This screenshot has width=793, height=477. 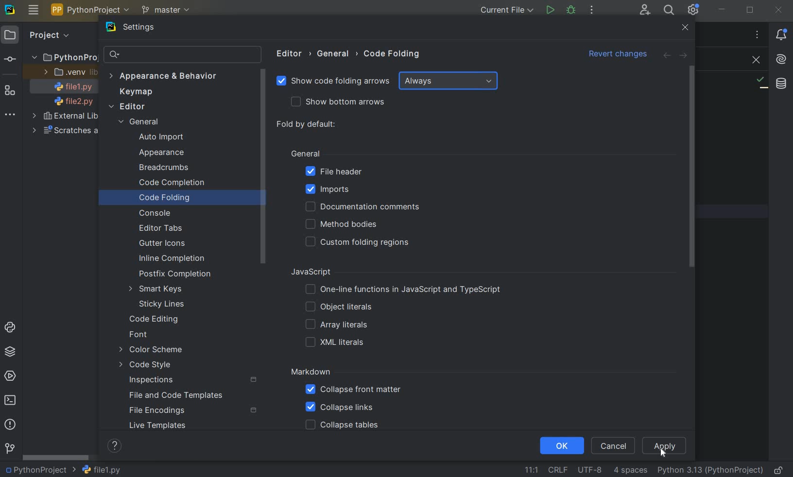 I want to click on PYTHON CONSOLE, so click(x=11, y=325).